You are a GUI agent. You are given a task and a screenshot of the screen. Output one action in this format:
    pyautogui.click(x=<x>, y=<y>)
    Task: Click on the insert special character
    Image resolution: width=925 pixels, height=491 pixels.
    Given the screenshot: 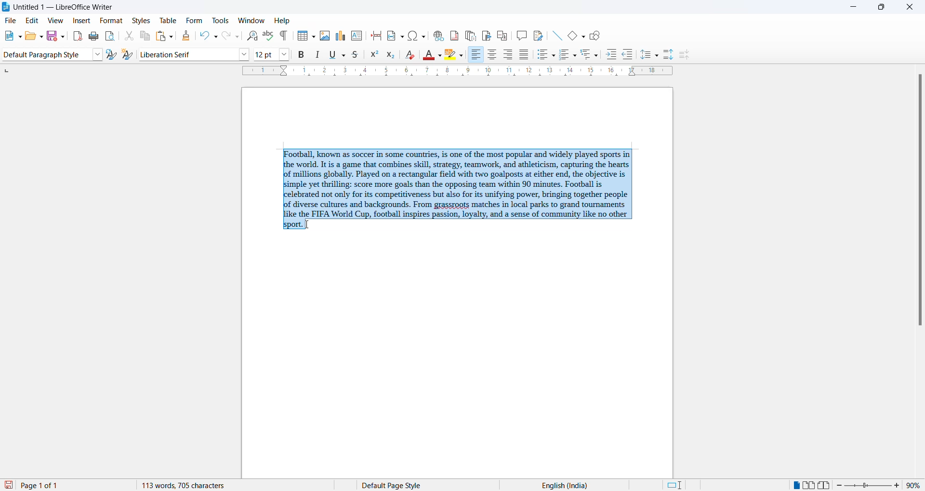 What is the action you would take?
    pyautogui.click(x=416, y=37)
    